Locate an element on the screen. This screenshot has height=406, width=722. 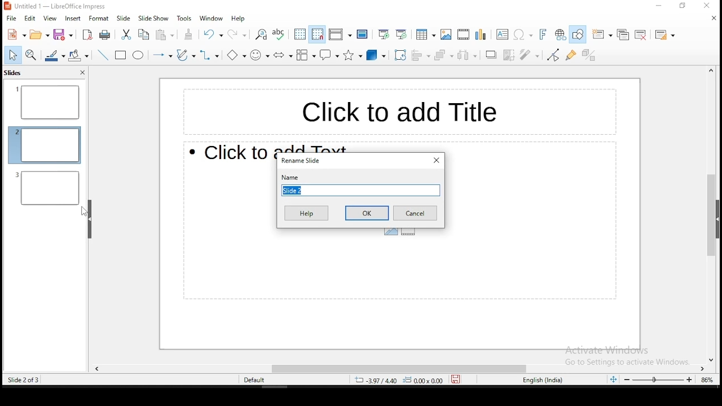
display grid is located at coordinates (300, 35).